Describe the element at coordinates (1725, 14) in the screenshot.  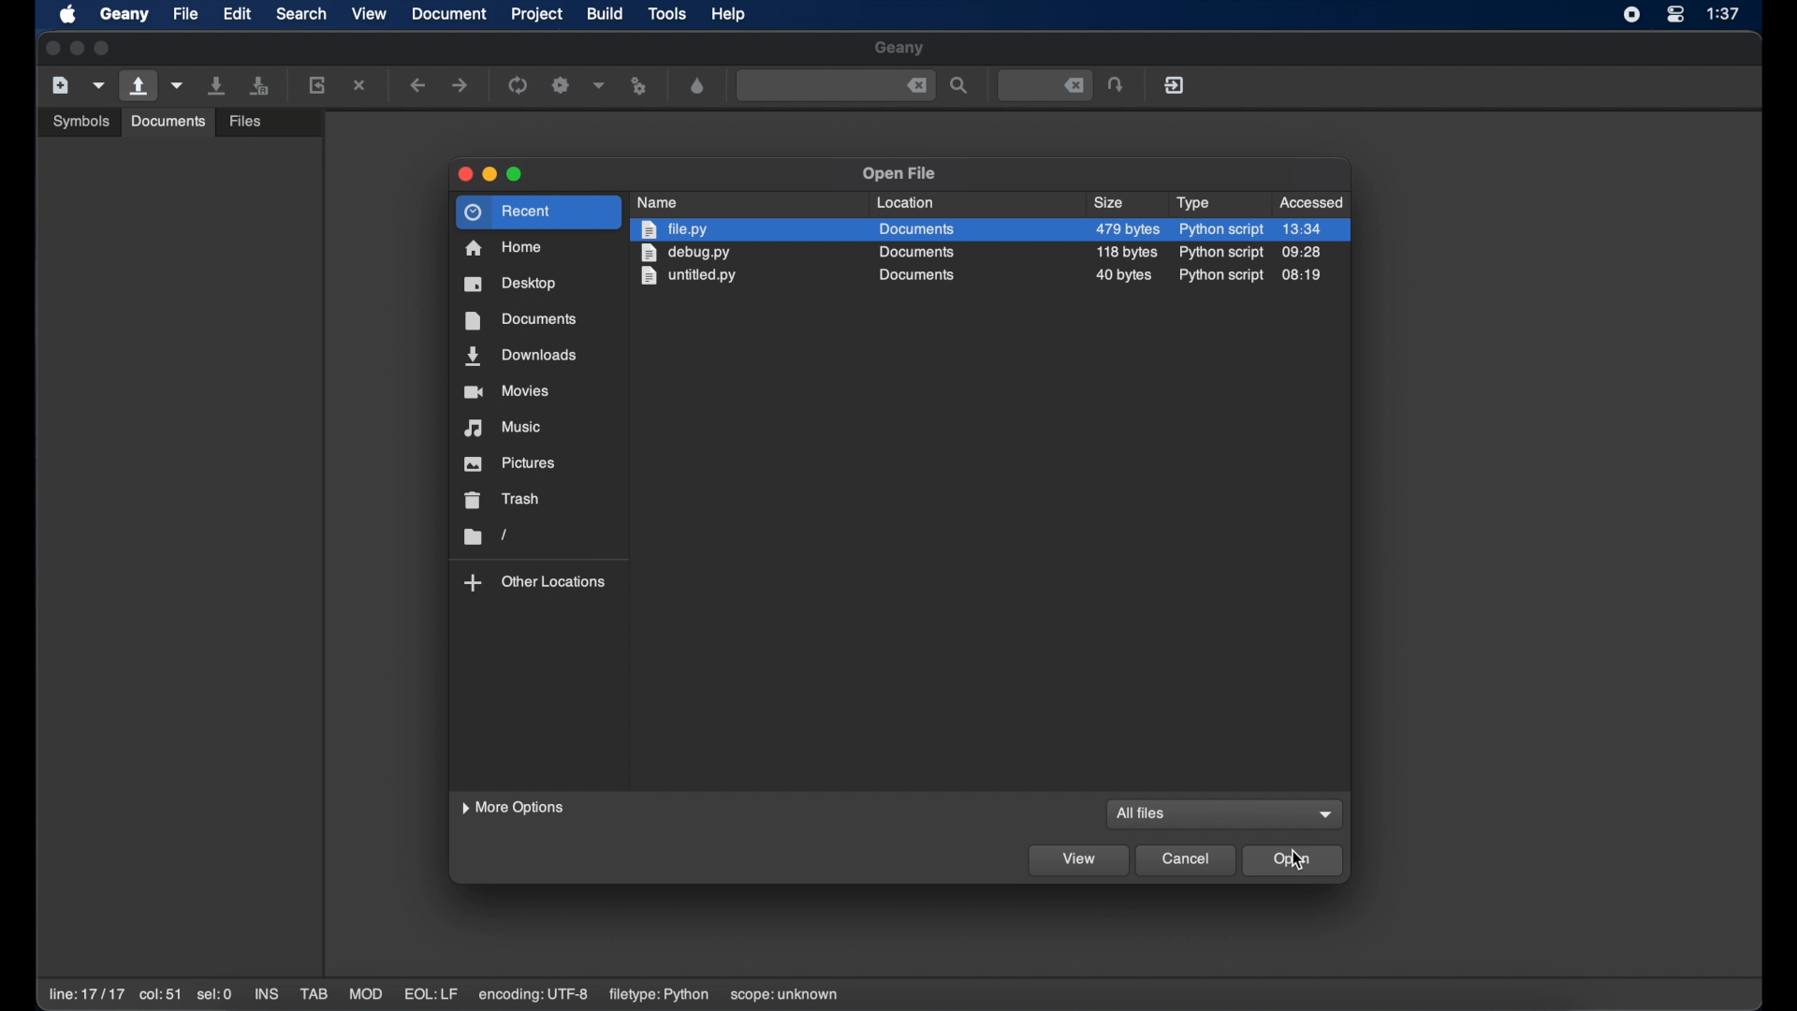
I see `time` at that location.